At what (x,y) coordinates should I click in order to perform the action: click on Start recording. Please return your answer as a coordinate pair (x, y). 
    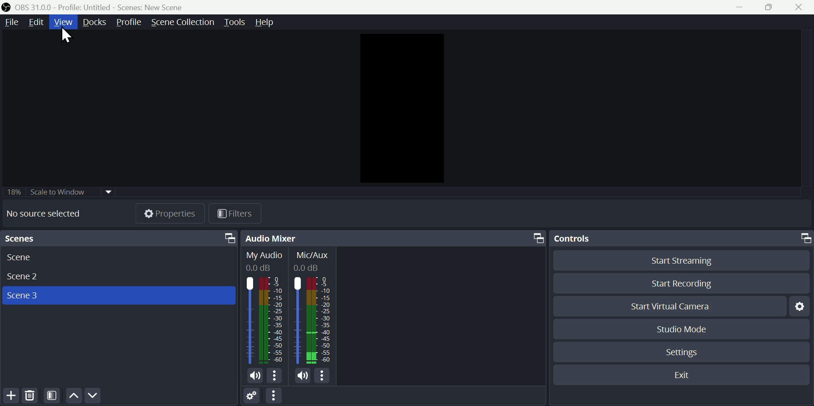
    Looking at the image, I should click on (686, 283).